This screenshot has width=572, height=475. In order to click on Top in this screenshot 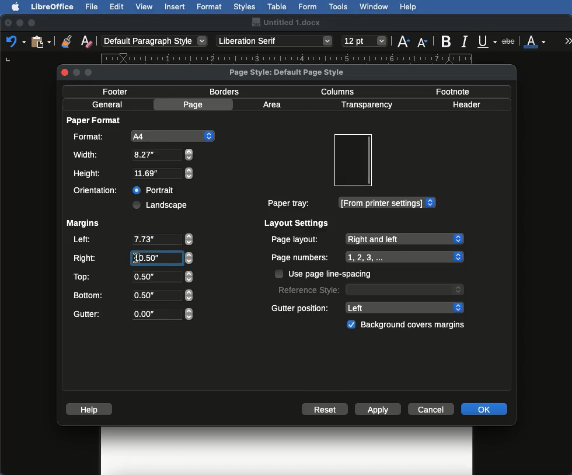, I will do `click(131, 277)`.